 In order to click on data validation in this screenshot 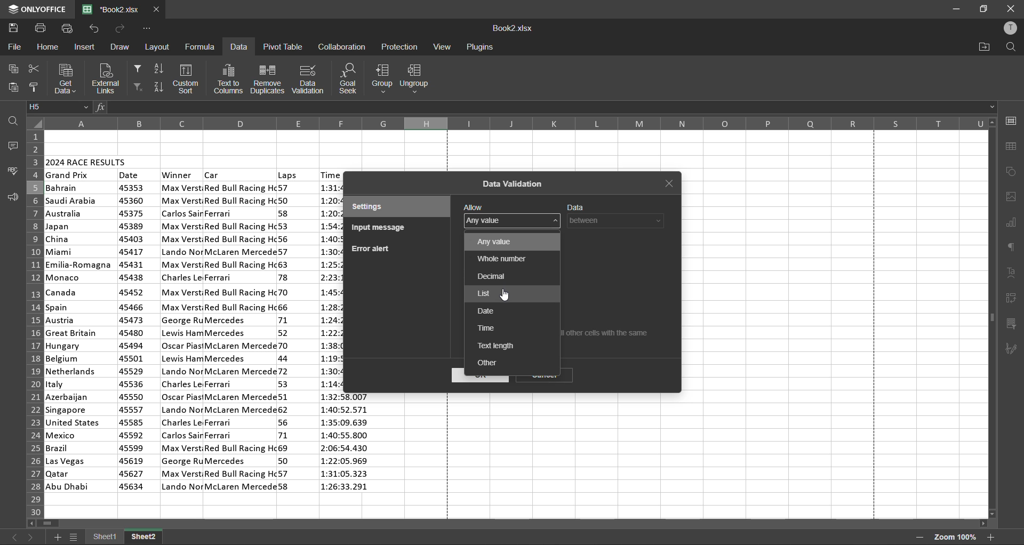, I will do `click(310, 78)`.